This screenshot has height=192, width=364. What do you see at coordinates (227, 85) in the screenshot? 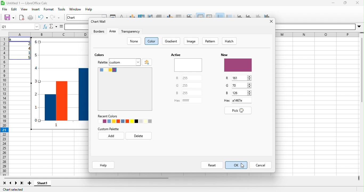
I see `G` at bounding box center [227, 85].